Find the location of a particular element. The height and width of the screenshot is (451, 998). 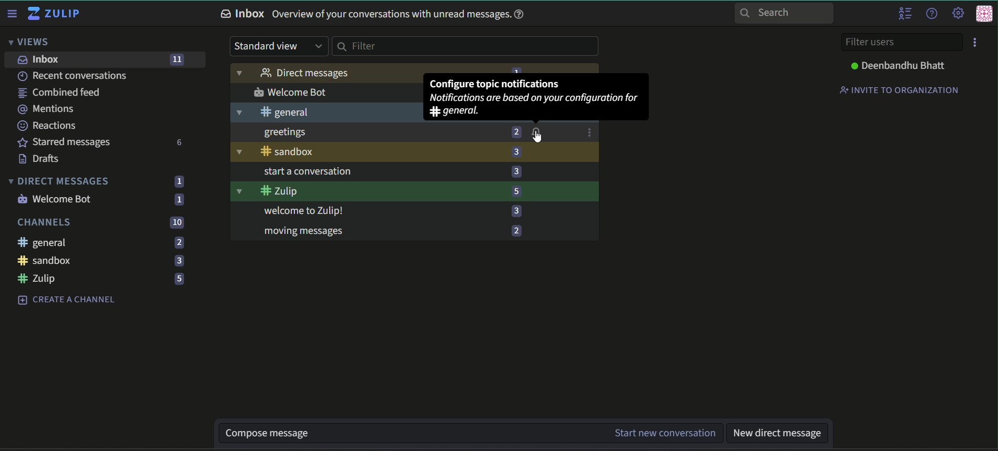

#zulip is located at coordinates (367, 191).